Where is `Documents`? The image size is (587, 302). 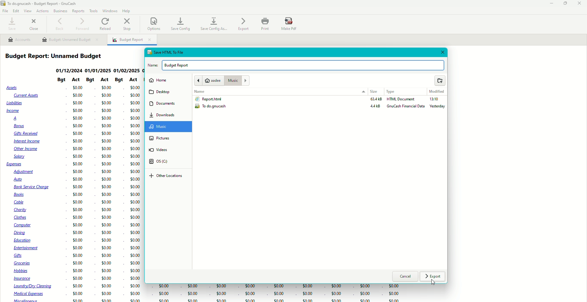 Documents is located at coordinates (163, 103).